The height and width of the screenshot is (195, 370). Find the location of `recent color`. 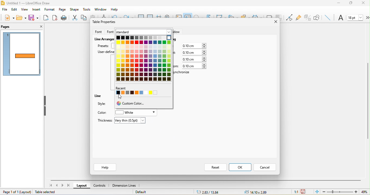

recent color is located at coordinates (141, 93).